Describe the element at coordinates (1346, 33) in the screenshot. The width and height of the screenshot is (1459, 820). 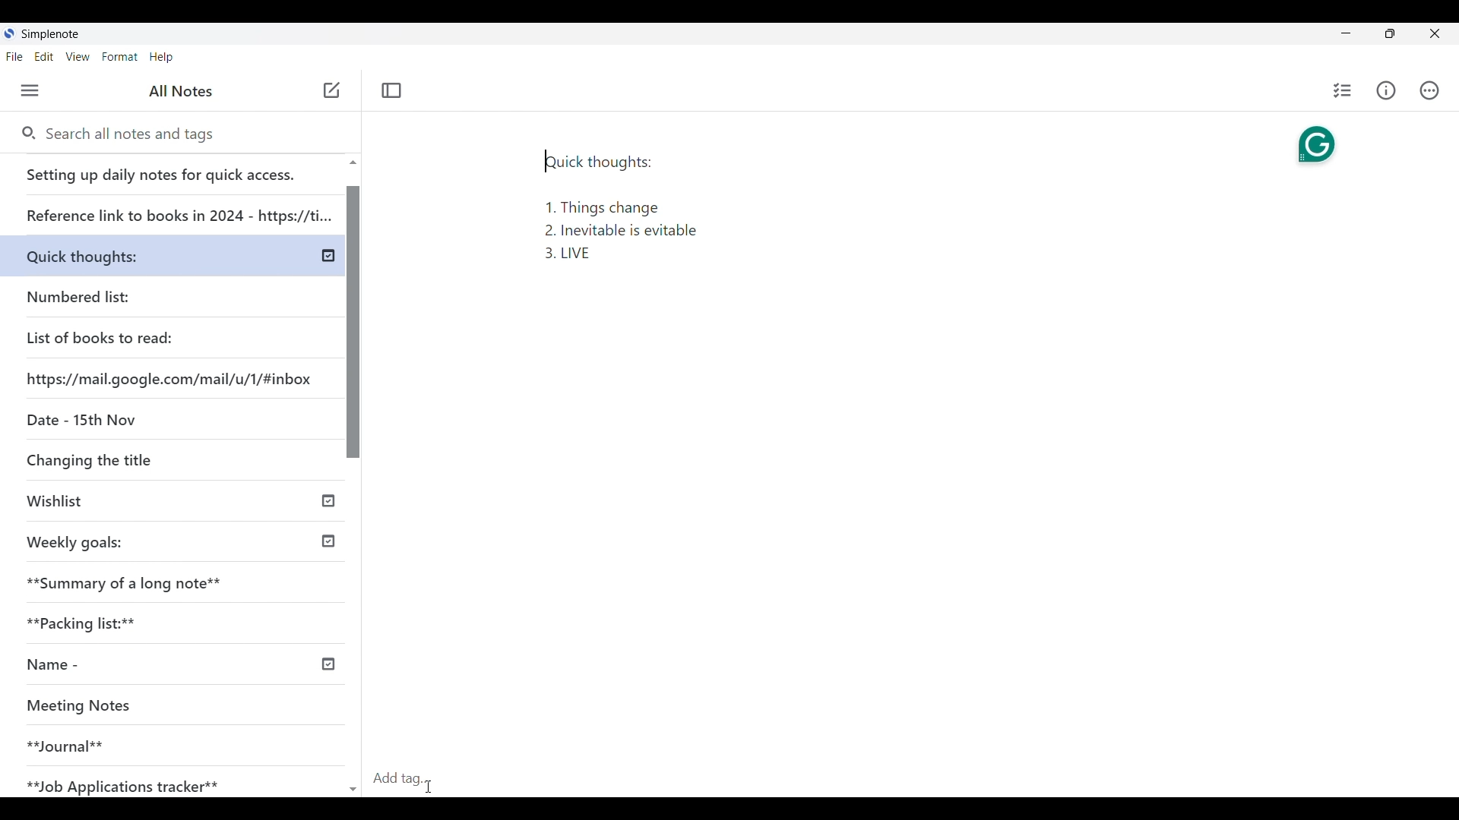
I see `Minimize` at that location.